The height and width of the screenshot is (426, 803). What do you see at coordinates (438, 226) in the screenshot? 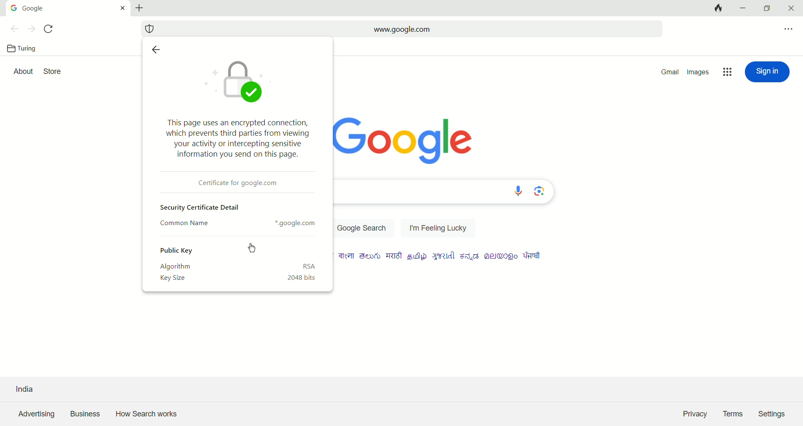
I see `I am feeling lucky` at bounding box center [438, 226].